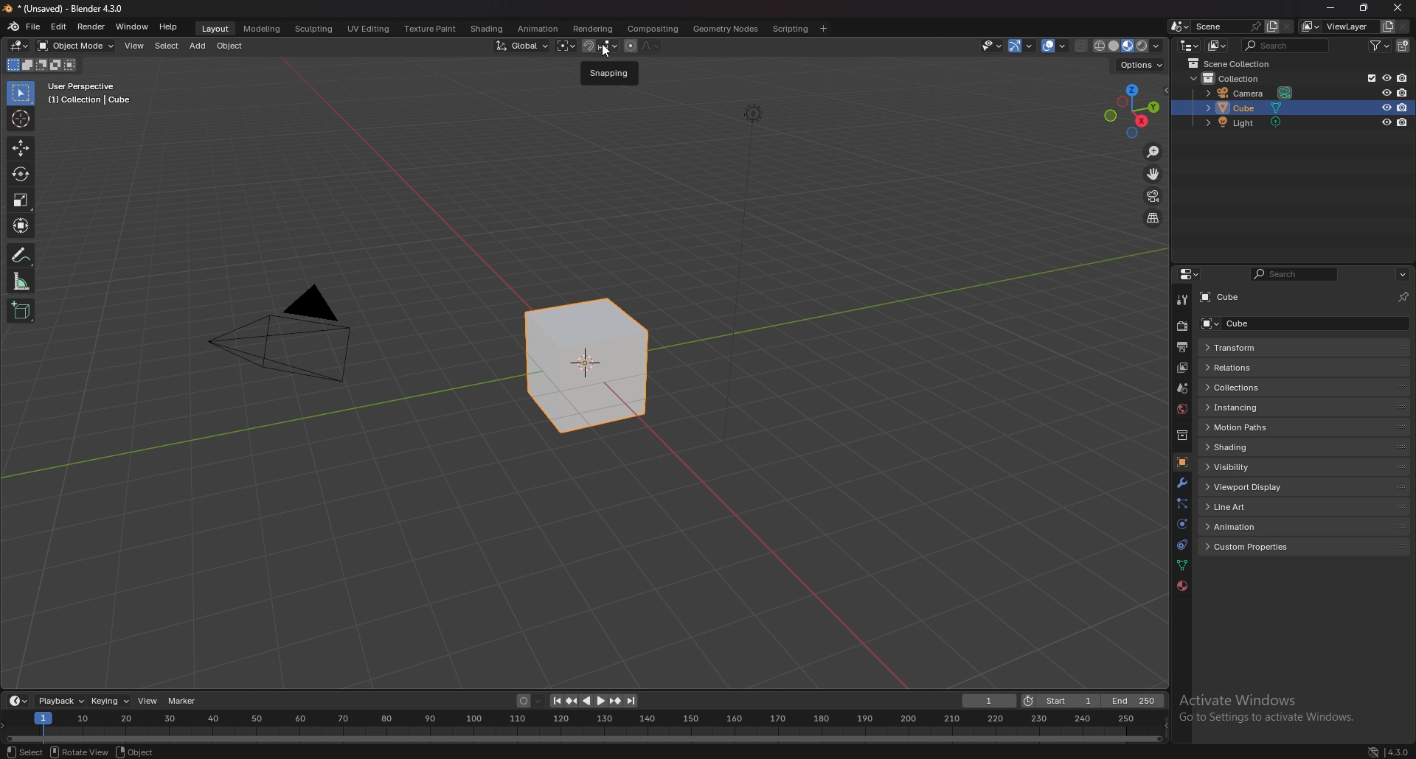 Image resolution: width=1416 pixels, height=759 pixels. Describe the element at coordinates (1403, 122) in the screenshot. I see `disable in renders` at that location.